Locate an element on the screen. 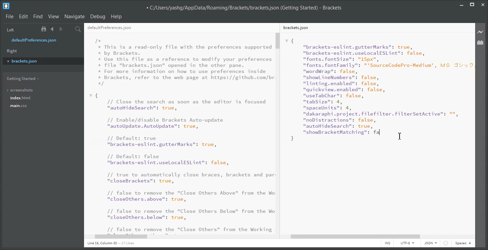  View is located at coordinates (54, 17).